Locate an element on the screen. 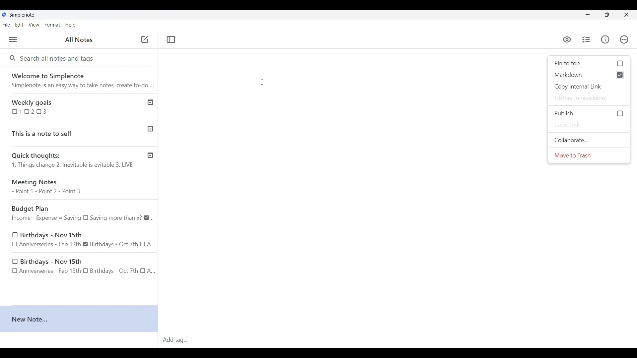  Budget Plan is located at coordinates (82, 213).